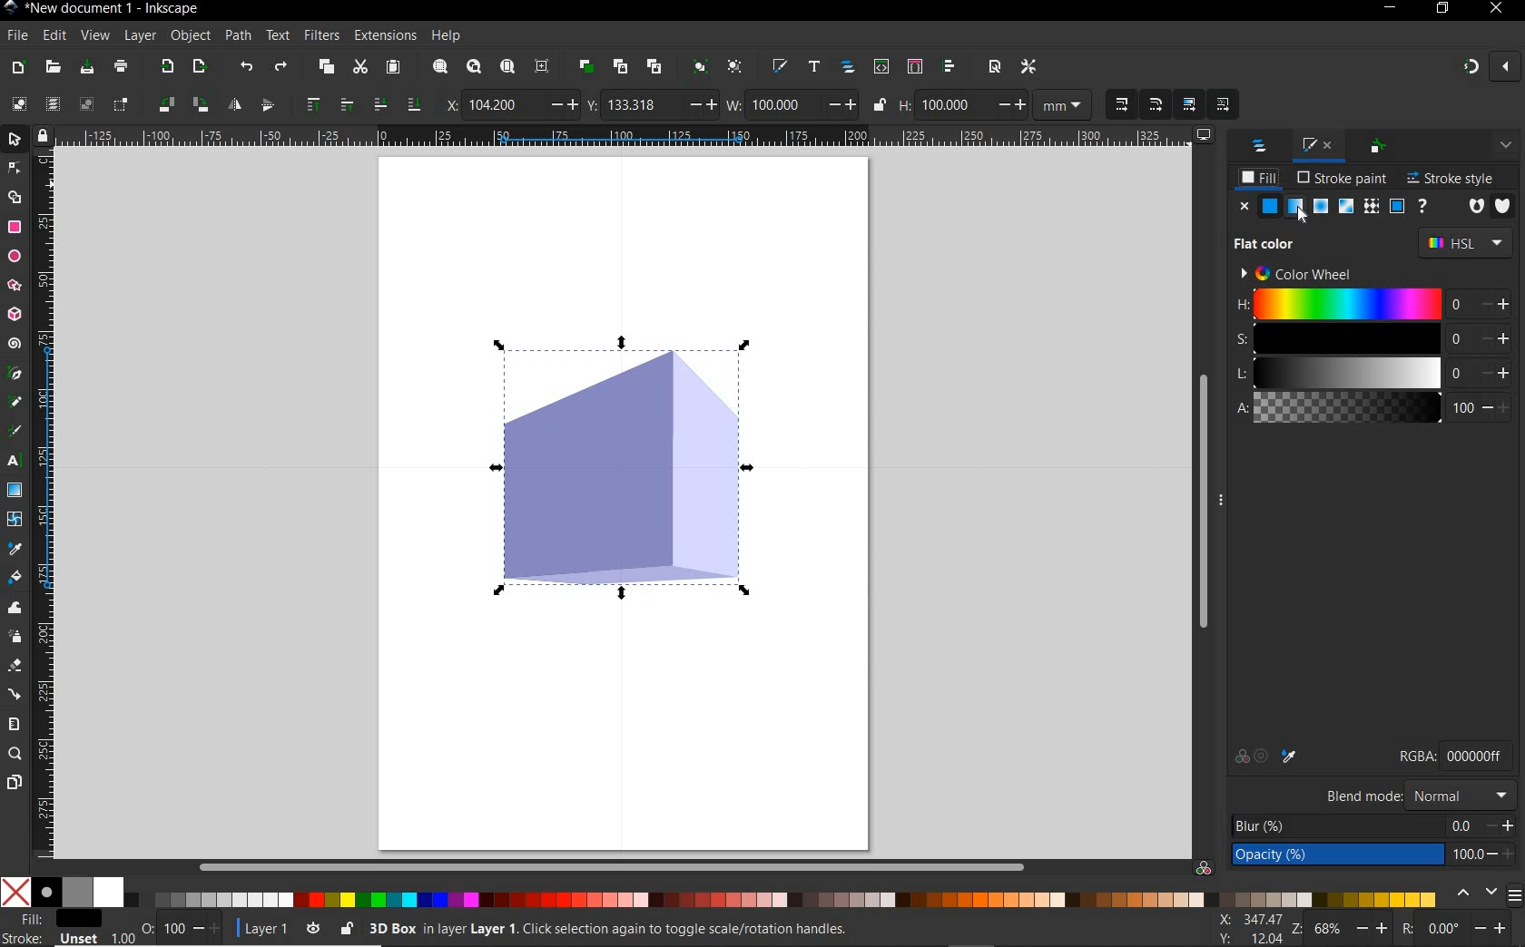 The height and width of the screenshot is (947, 1525). Describe the element at coordinates (121, 106) in the screenshot. I see `TOGGLE SELECTION BOX` at that location.